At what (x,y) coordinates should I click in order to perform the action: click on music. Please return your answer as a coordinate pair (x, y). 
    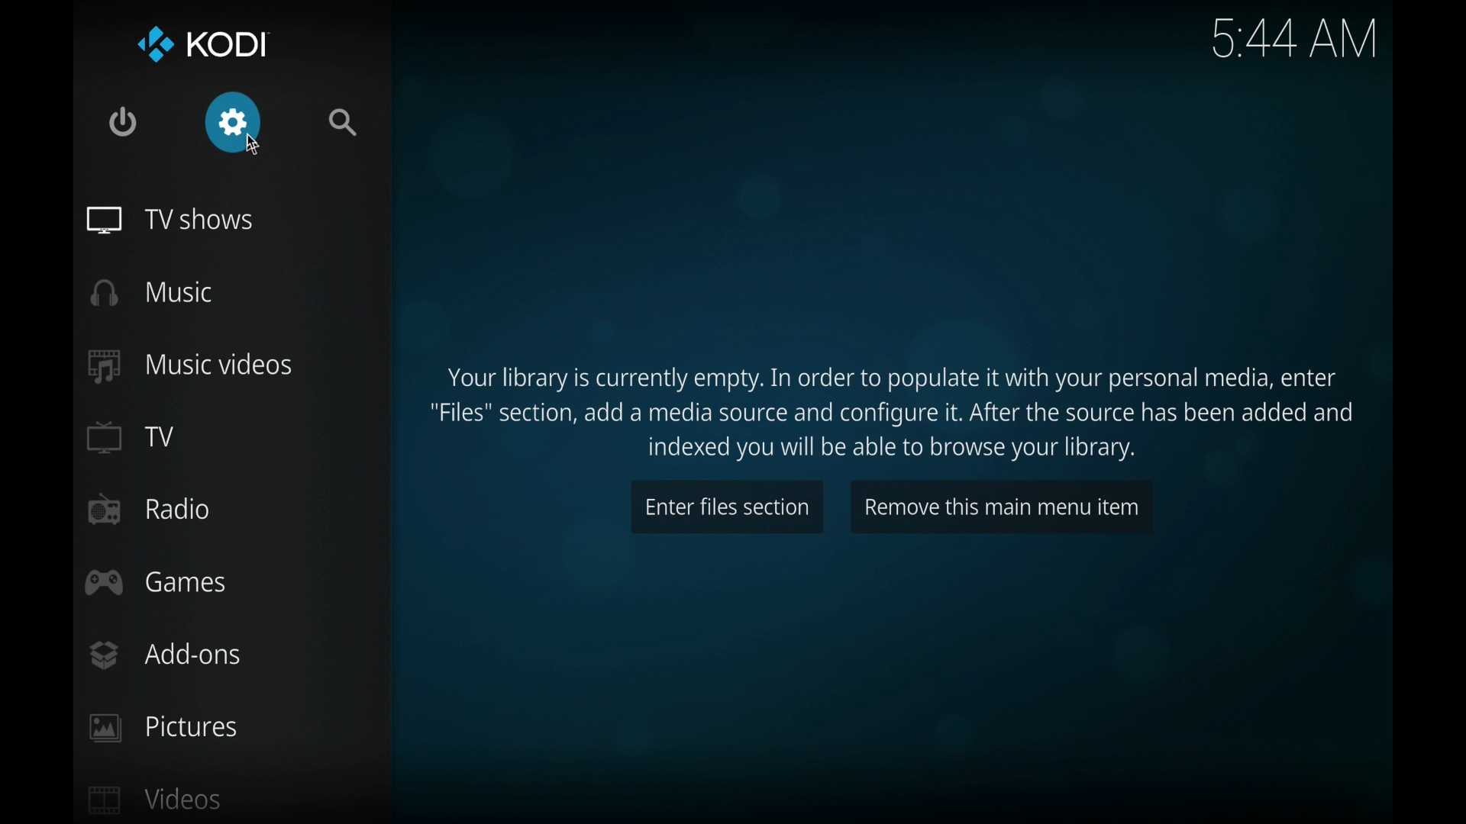
    Looking at the image, I should click on (152, 291).